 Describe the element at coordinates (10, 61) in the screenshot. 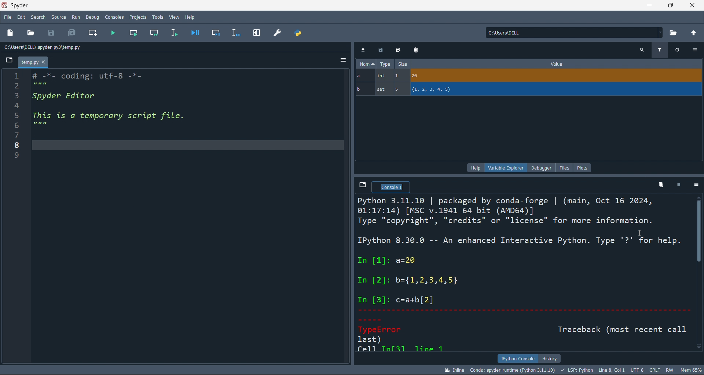

I see `browse tabs` at that location.